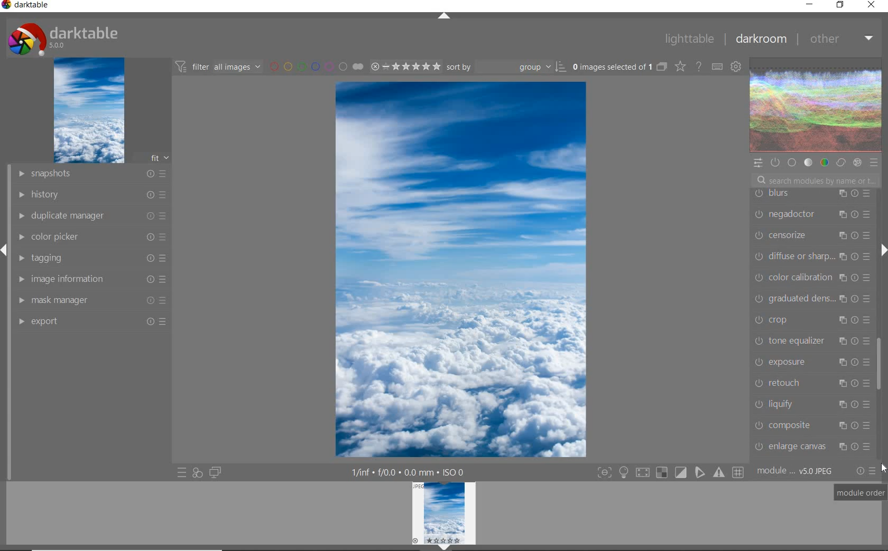 The image size is (888, 551). Describe the element at coordinates (813, 194) in the screenshot. I see `Blur` at that location.